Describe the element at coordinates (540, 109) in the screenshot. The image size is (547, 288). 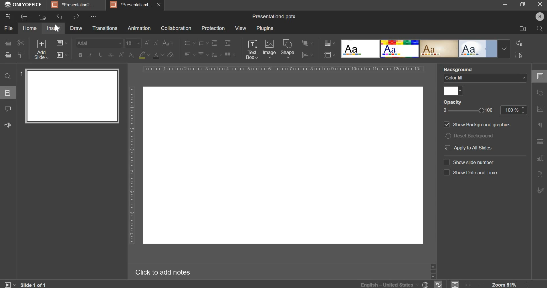
I see `image settings` at that location.